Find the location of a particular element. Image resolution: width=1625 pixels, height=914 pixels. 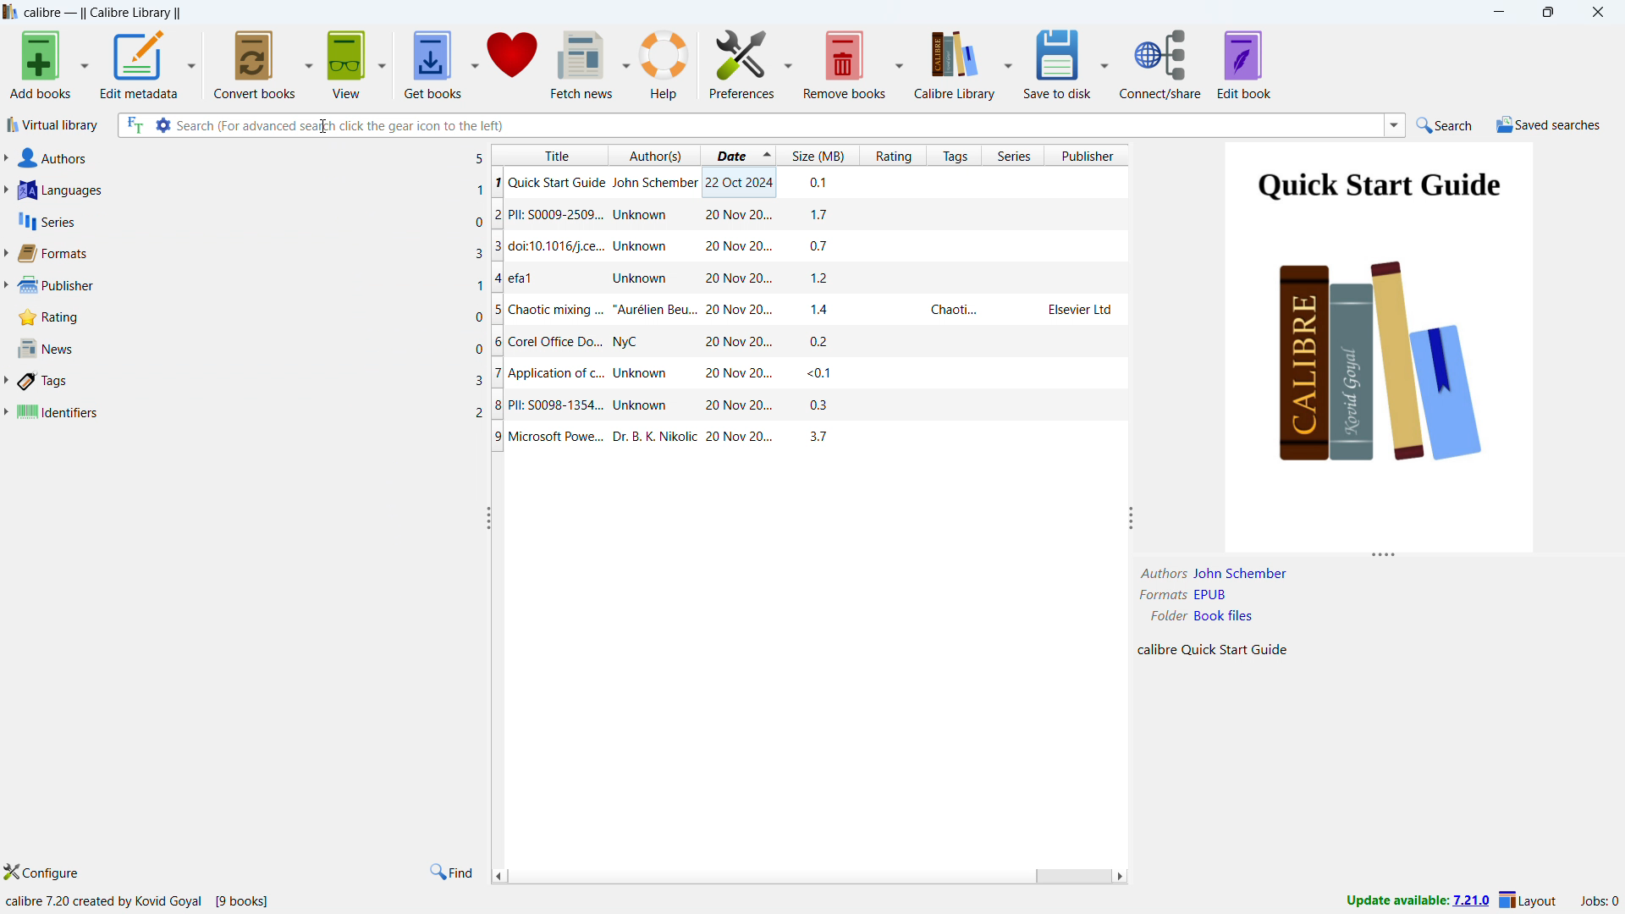

Folder is located at coordinates (1158, 619).